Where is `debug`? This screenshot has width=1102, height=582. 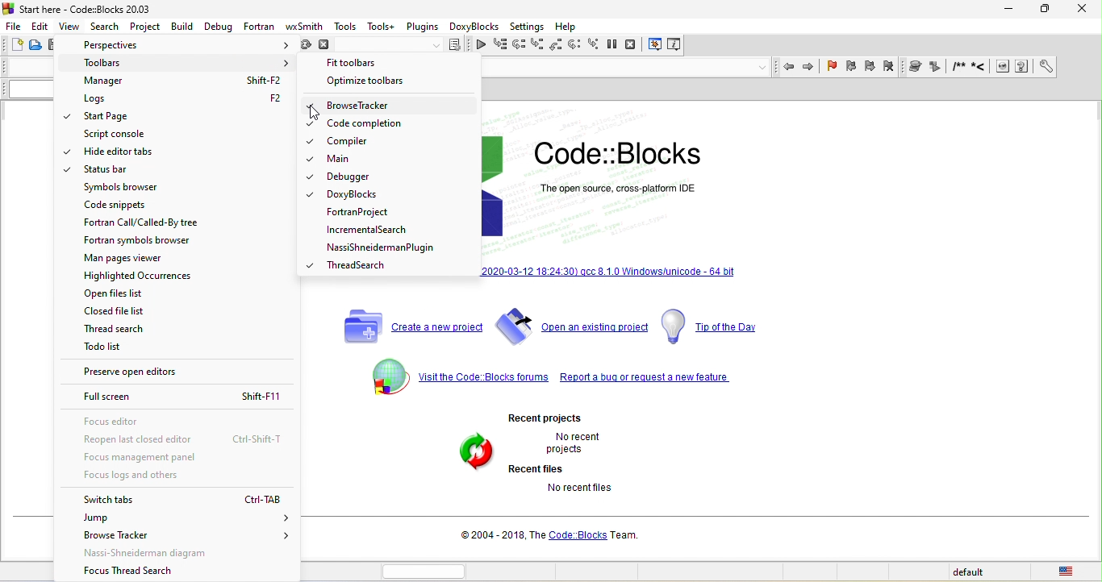
debug is located at coordinates (215, 26).